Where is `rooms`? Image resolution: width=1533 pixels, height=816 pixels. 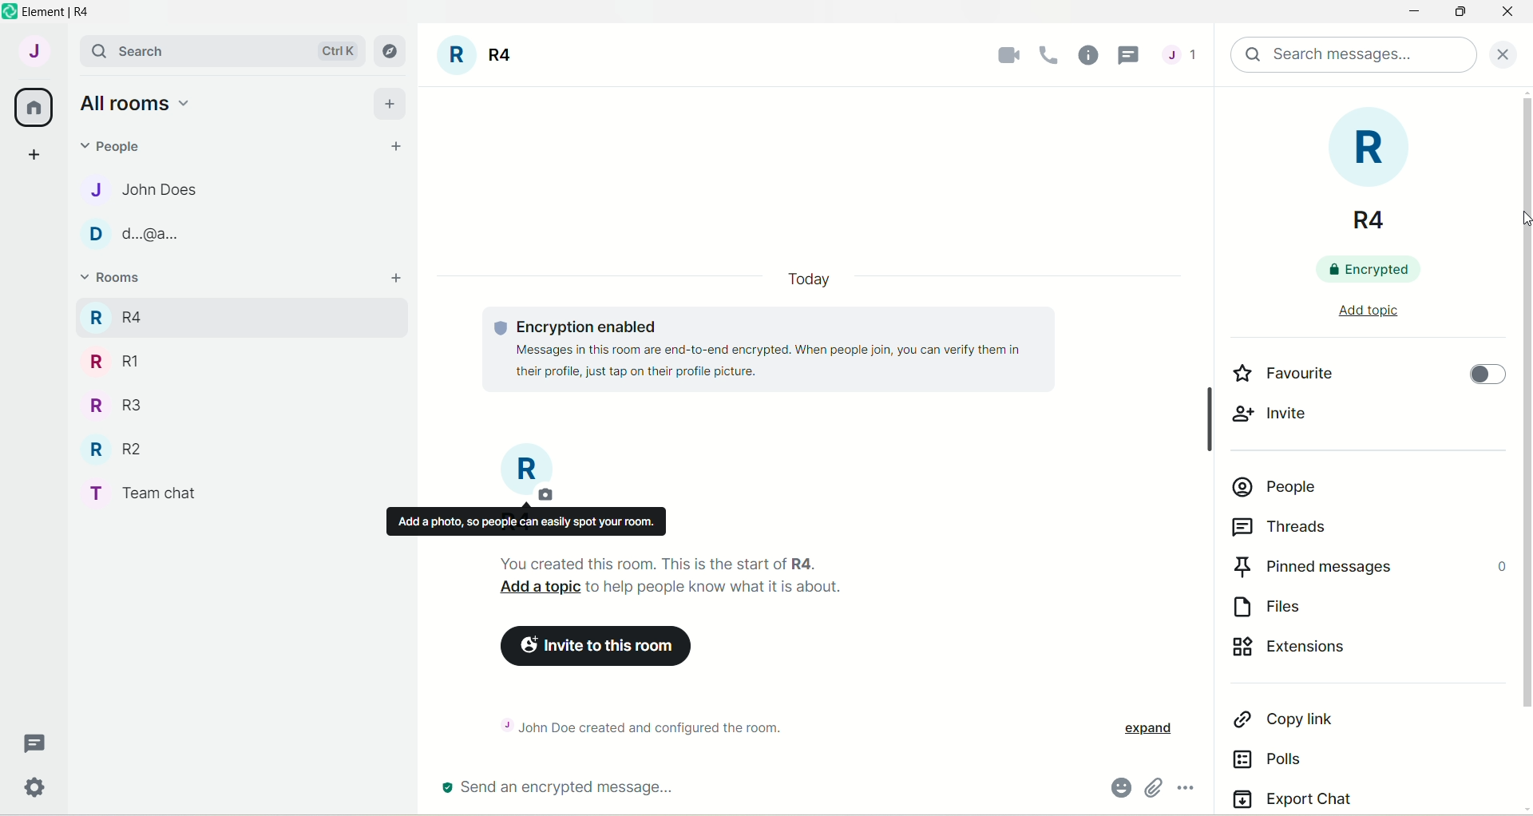
rooms is located at coordinates (113, 279).